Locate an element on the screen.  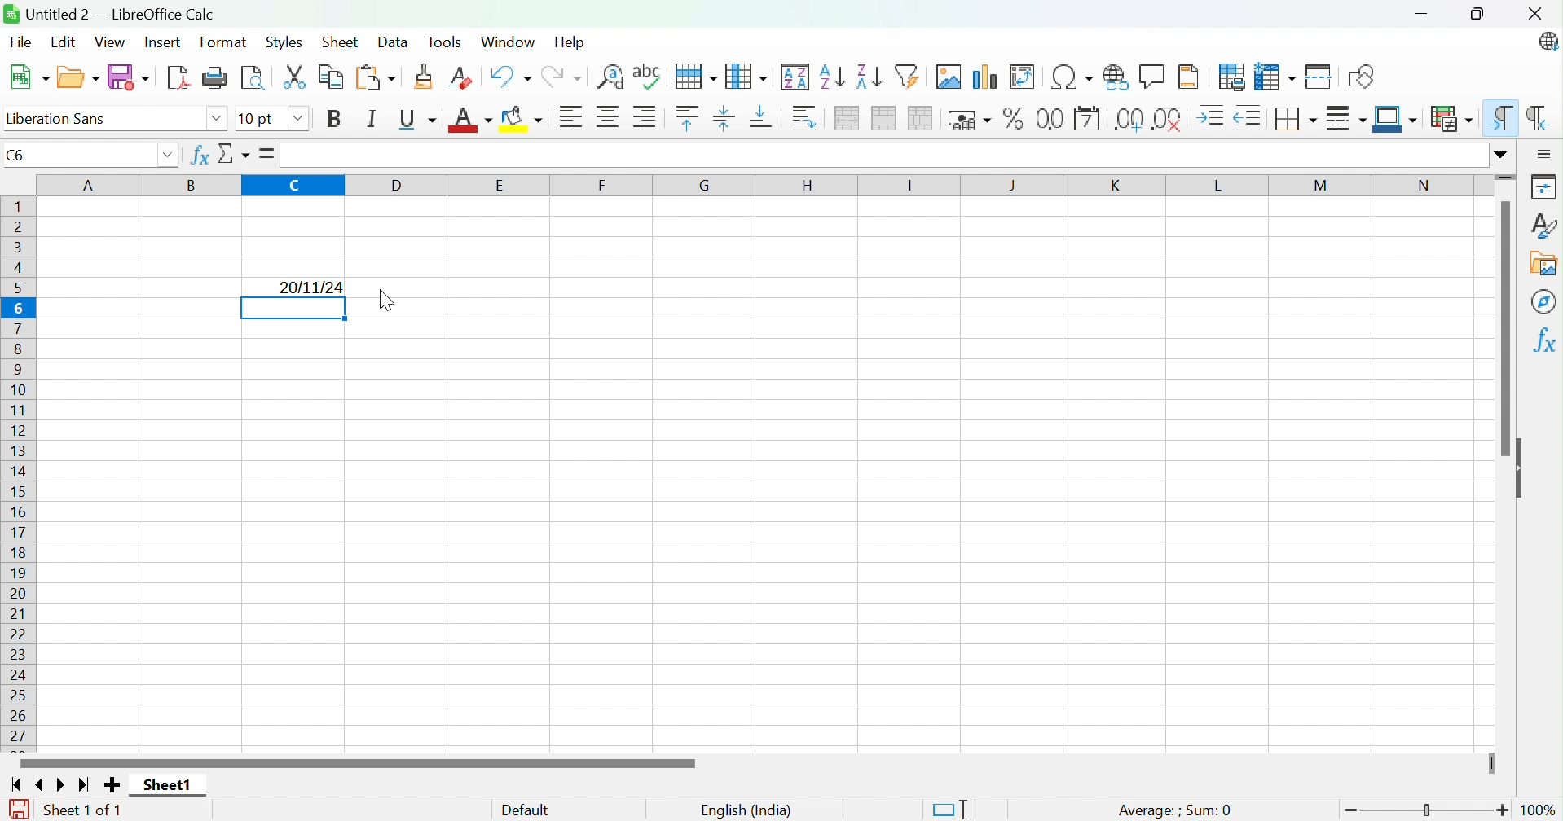
Hide is located at coordinates (1523, 470).